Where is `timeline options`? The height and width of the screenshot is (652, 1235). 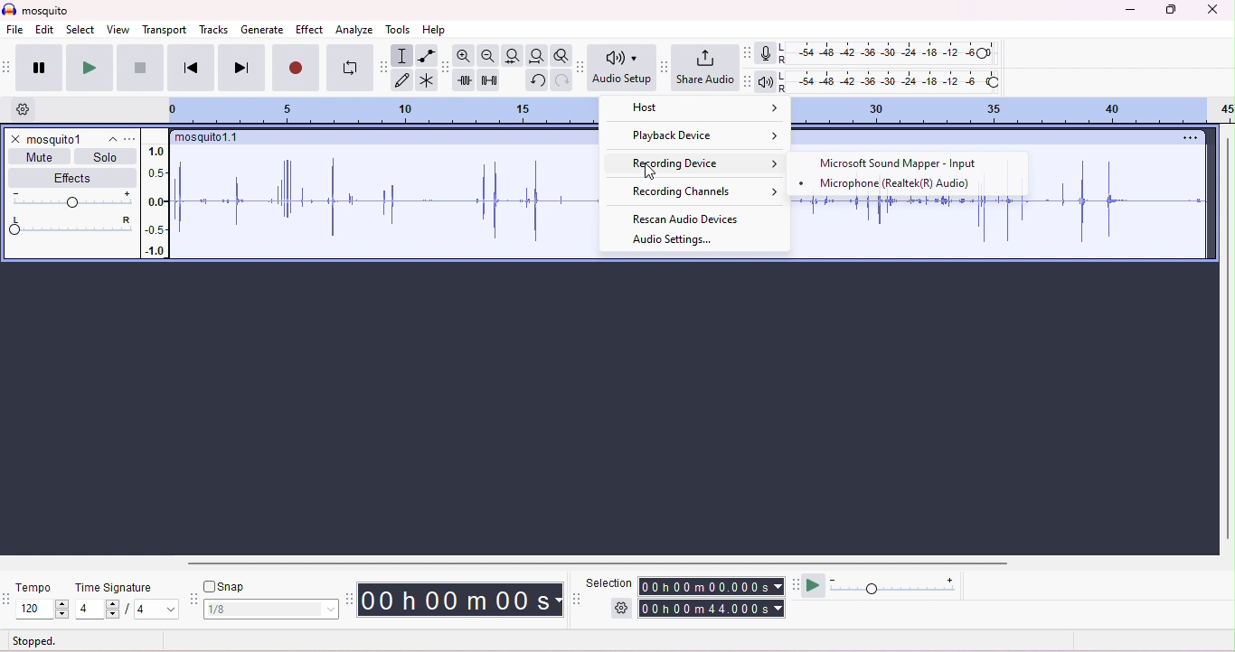
timeline options is located at coordinates (25, 109).